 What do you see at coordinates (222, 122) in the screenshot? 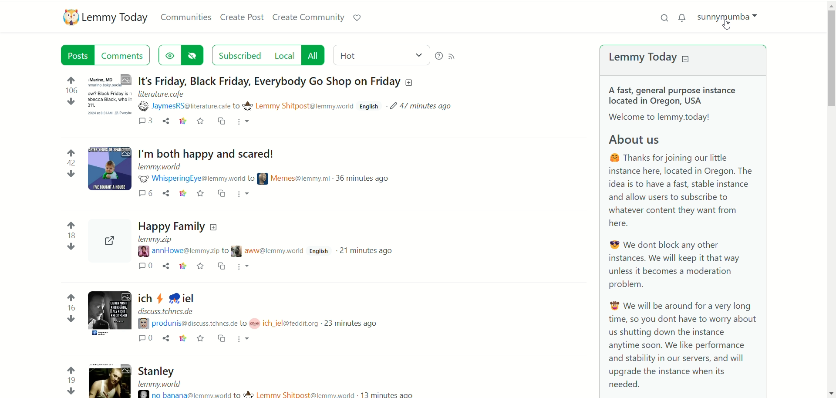
I see `cross-post` at bounding box center [222, 122].